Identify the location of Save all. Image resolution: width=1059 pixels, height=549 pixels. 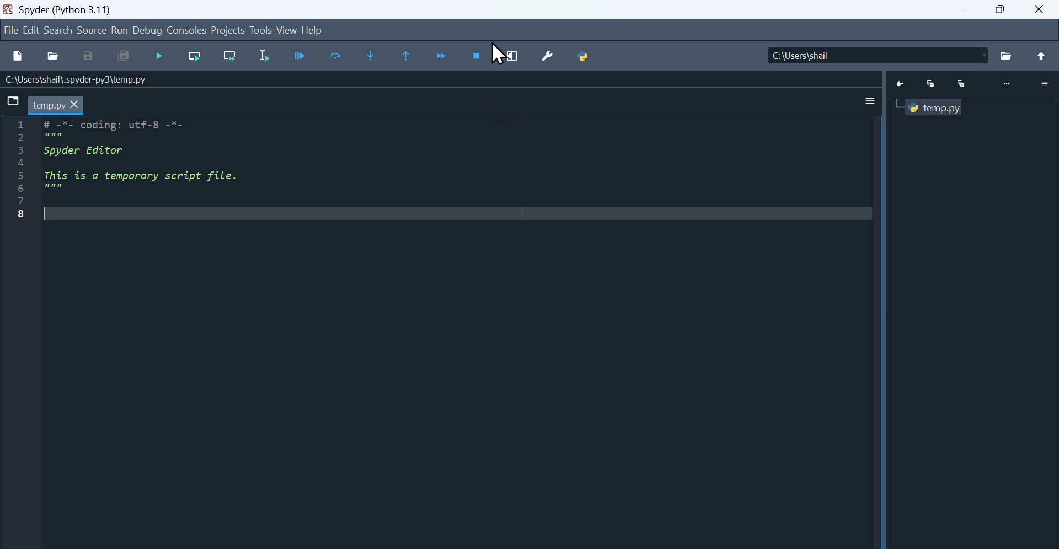
(126, 58).